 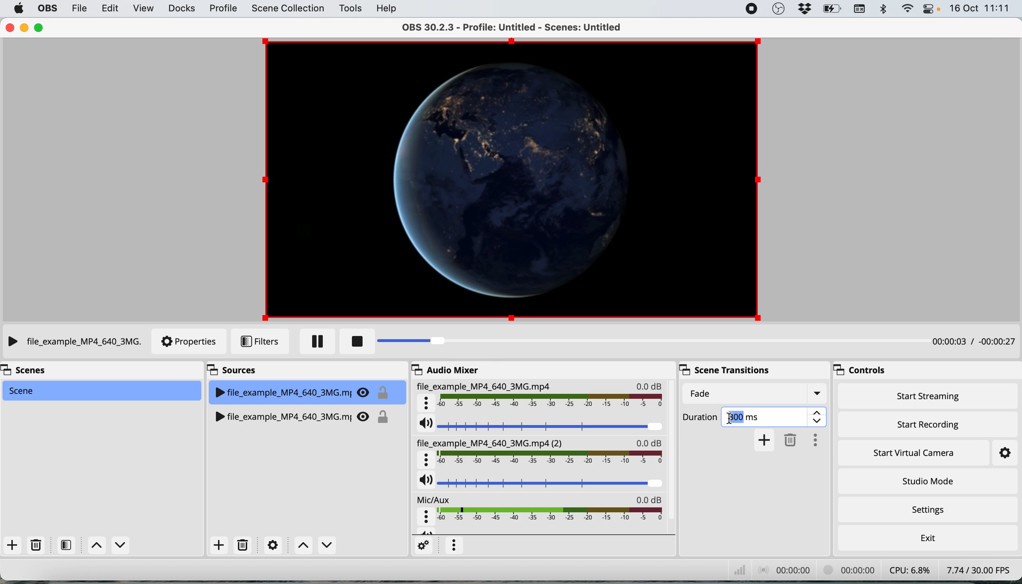 What do you see at coordinates (926, 481) in the screenshot?
I see `studio mode` at bounding box center [926, 481].